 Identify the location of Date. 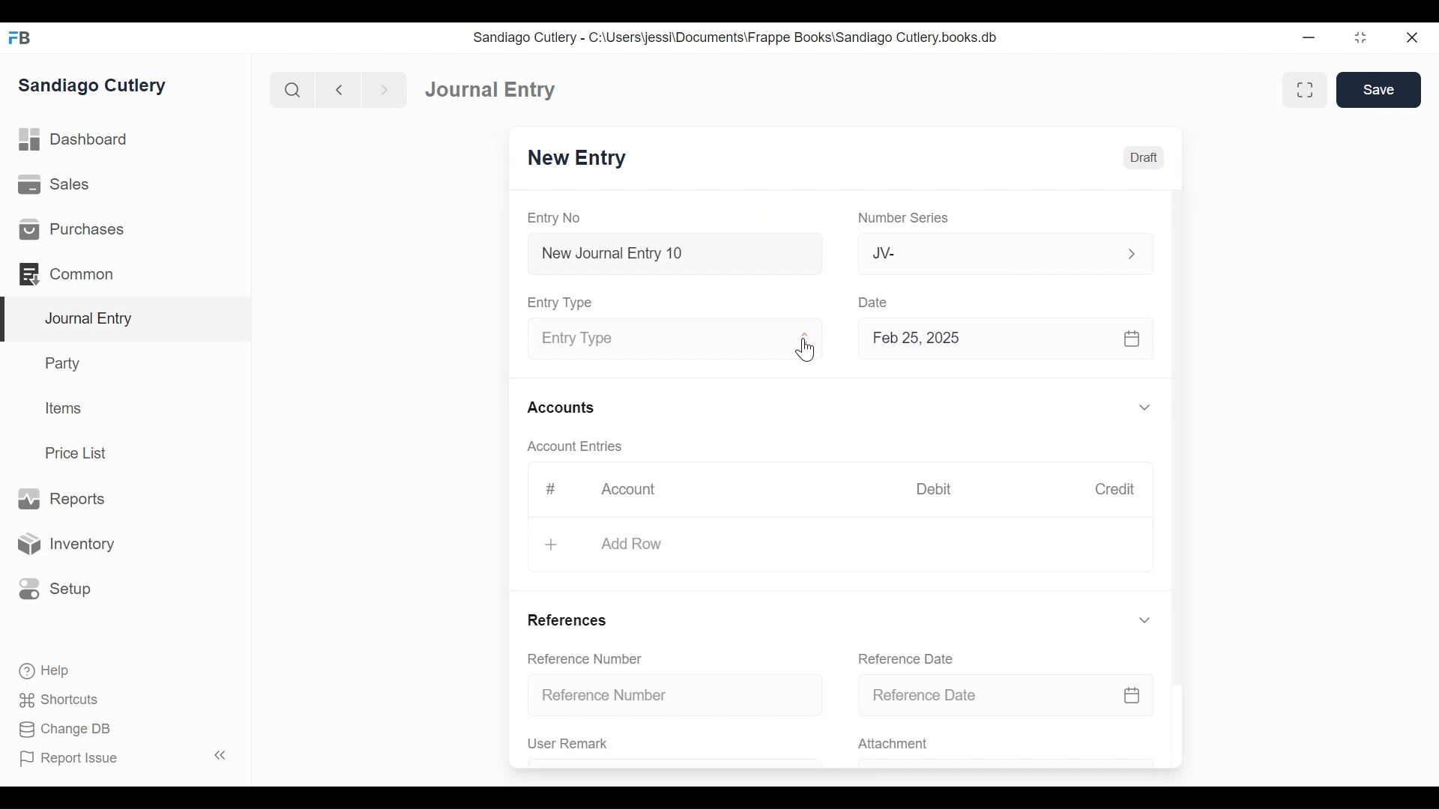
(875, 302).